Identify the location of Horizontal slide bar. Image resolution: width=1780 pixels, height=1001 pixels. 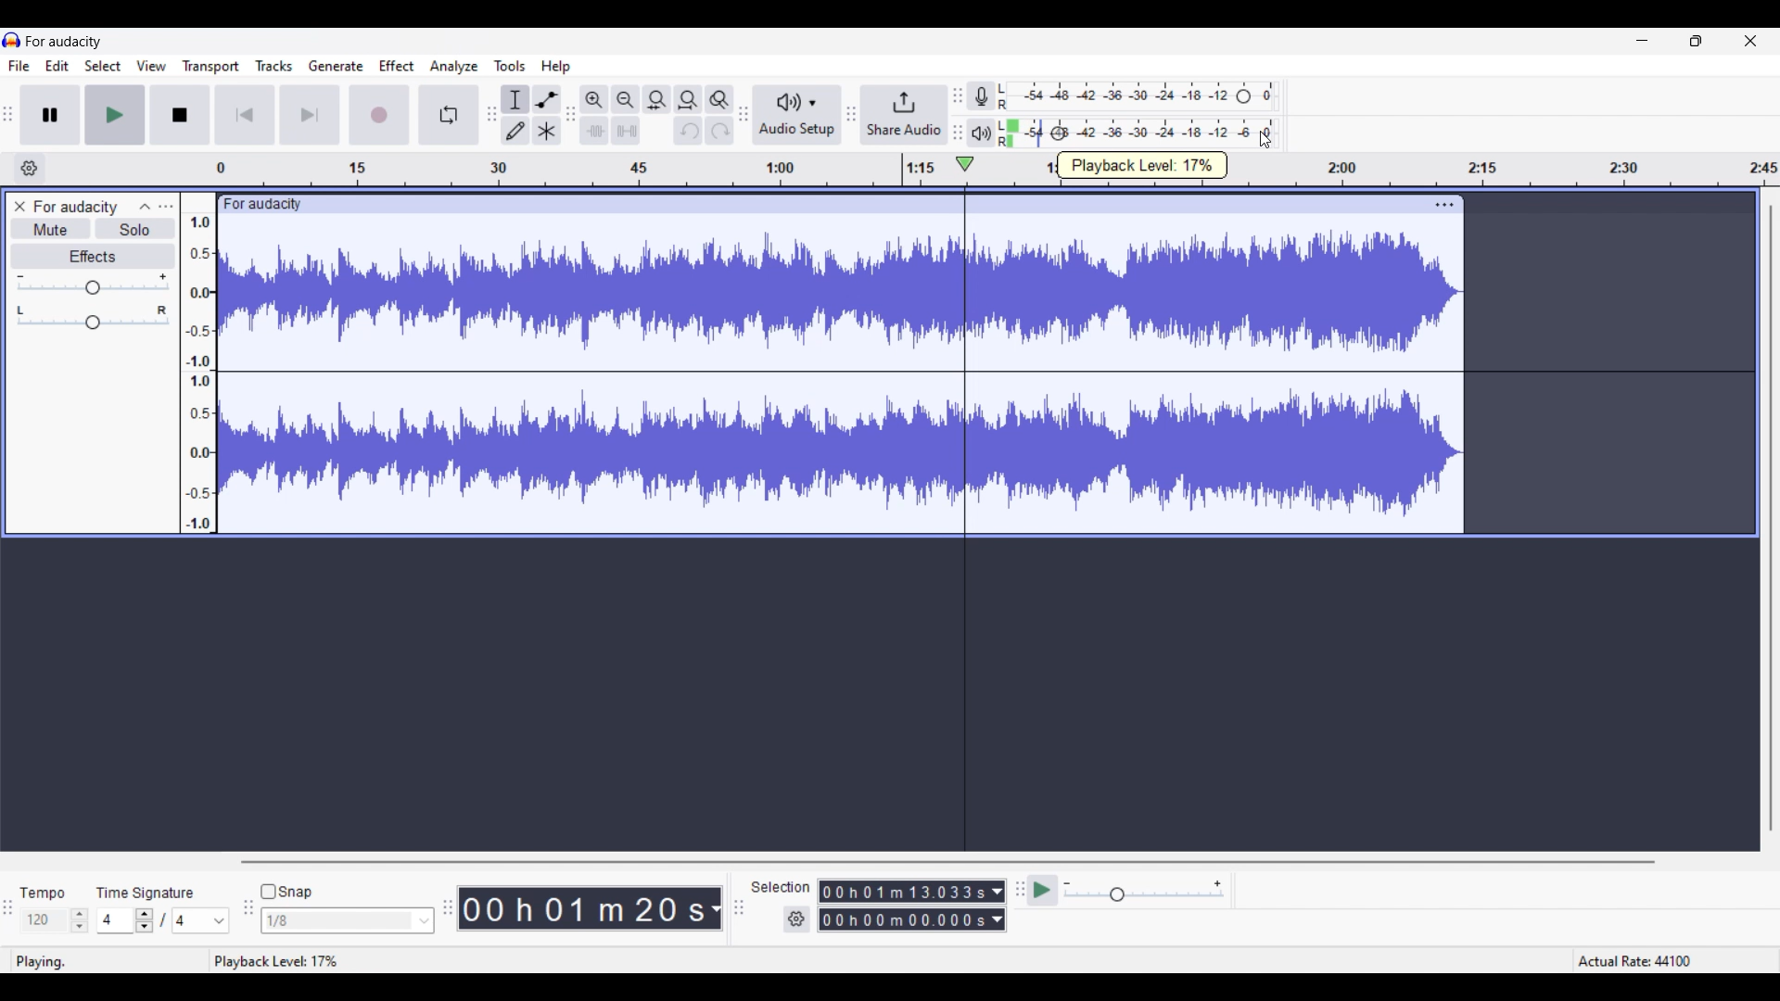
(947, 861).